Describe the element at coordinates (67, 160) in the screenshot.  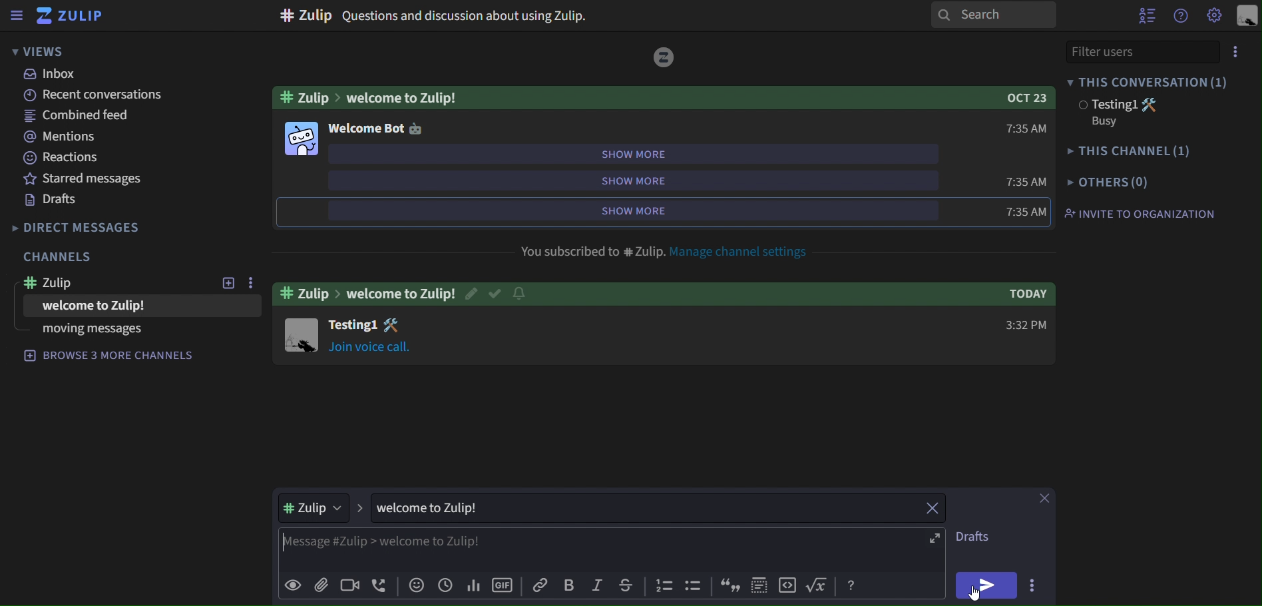
I see `reactions` at that location.